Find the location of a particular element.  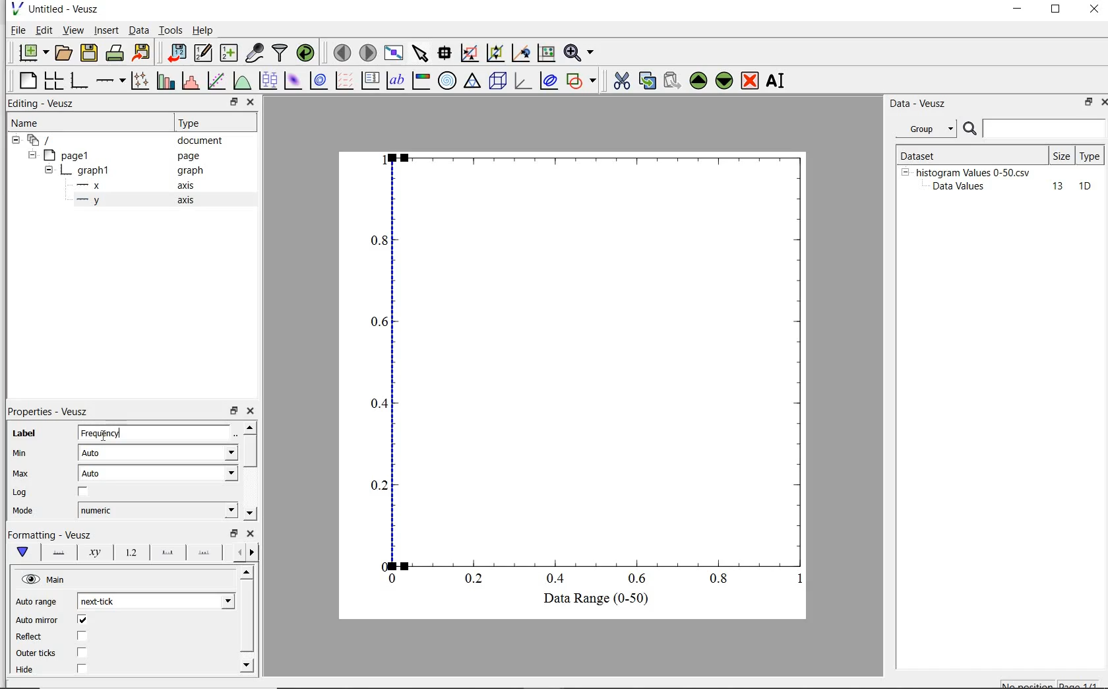

checkbox is located at coordinates (82, 620).